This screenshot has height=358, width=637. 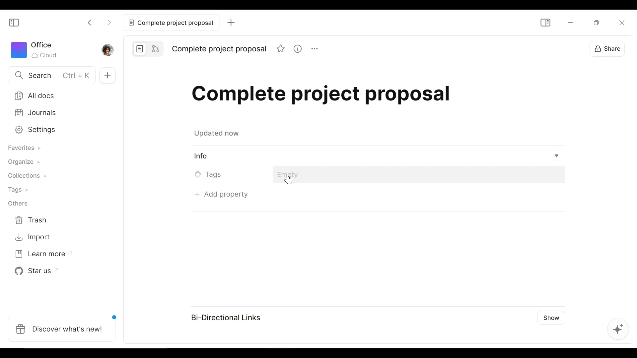 What do you see at coordinates (622, 21) in the screenshot?
I see `Close` at bounding box center [622, 21].